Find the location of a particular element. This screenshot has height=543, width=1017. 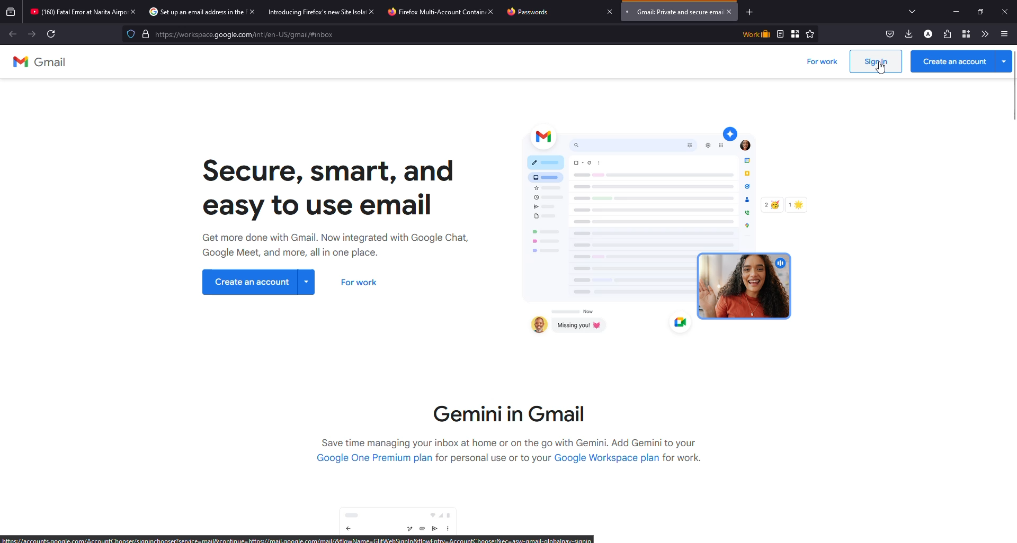

profile is located at coordinates (927, 34).